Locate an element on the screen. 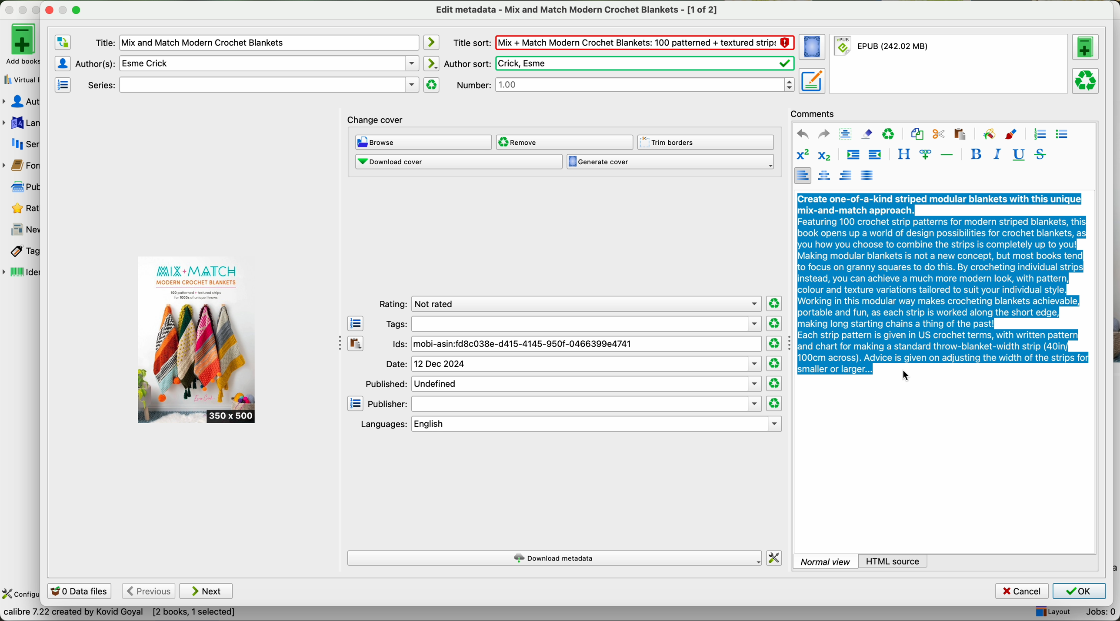  normal view is located at coordinates (825, 561).